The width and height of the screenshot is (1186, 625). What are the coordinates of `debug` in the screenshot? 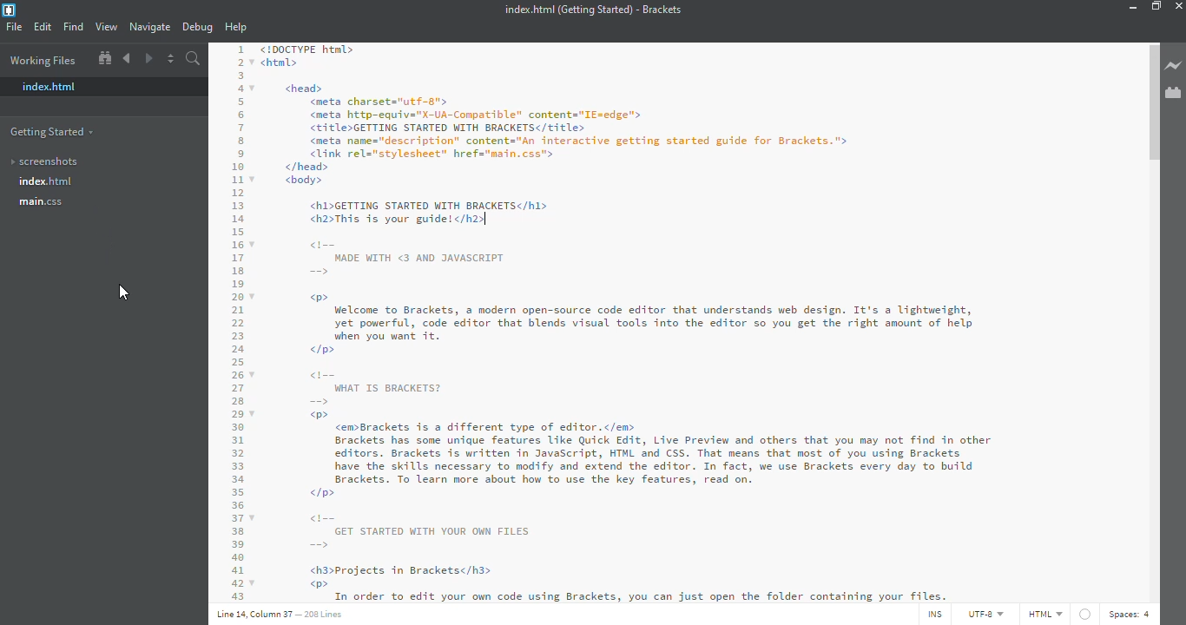 It's located at (196, 28).